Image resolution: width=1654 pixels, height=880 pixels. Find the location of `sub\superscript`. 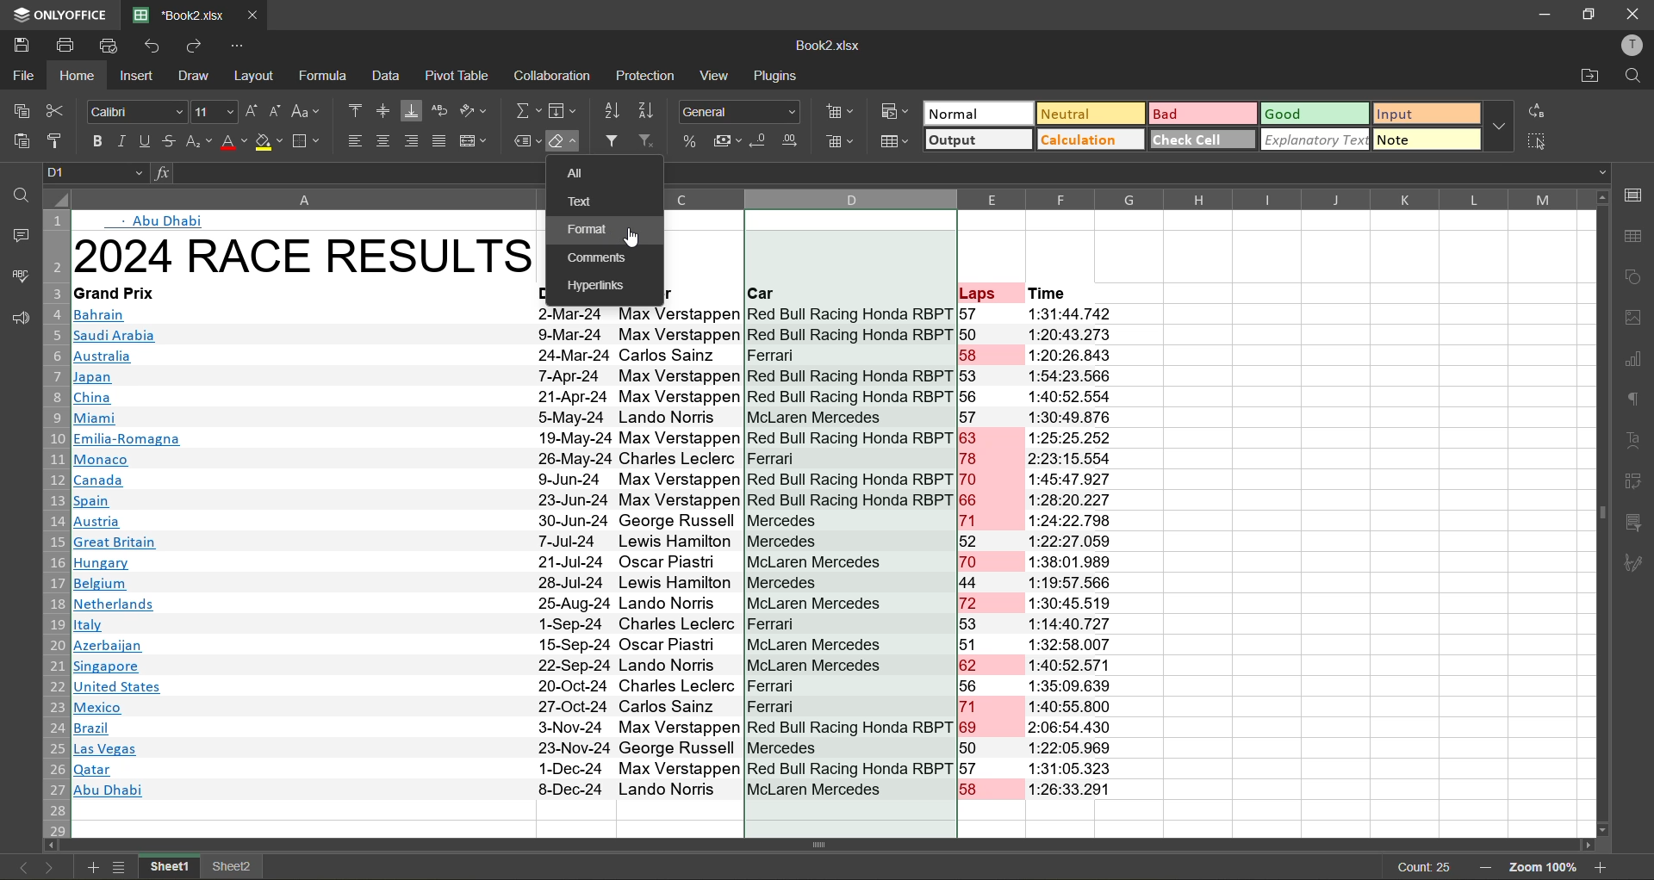

sub\superscript is located at coordinates (199, 140).